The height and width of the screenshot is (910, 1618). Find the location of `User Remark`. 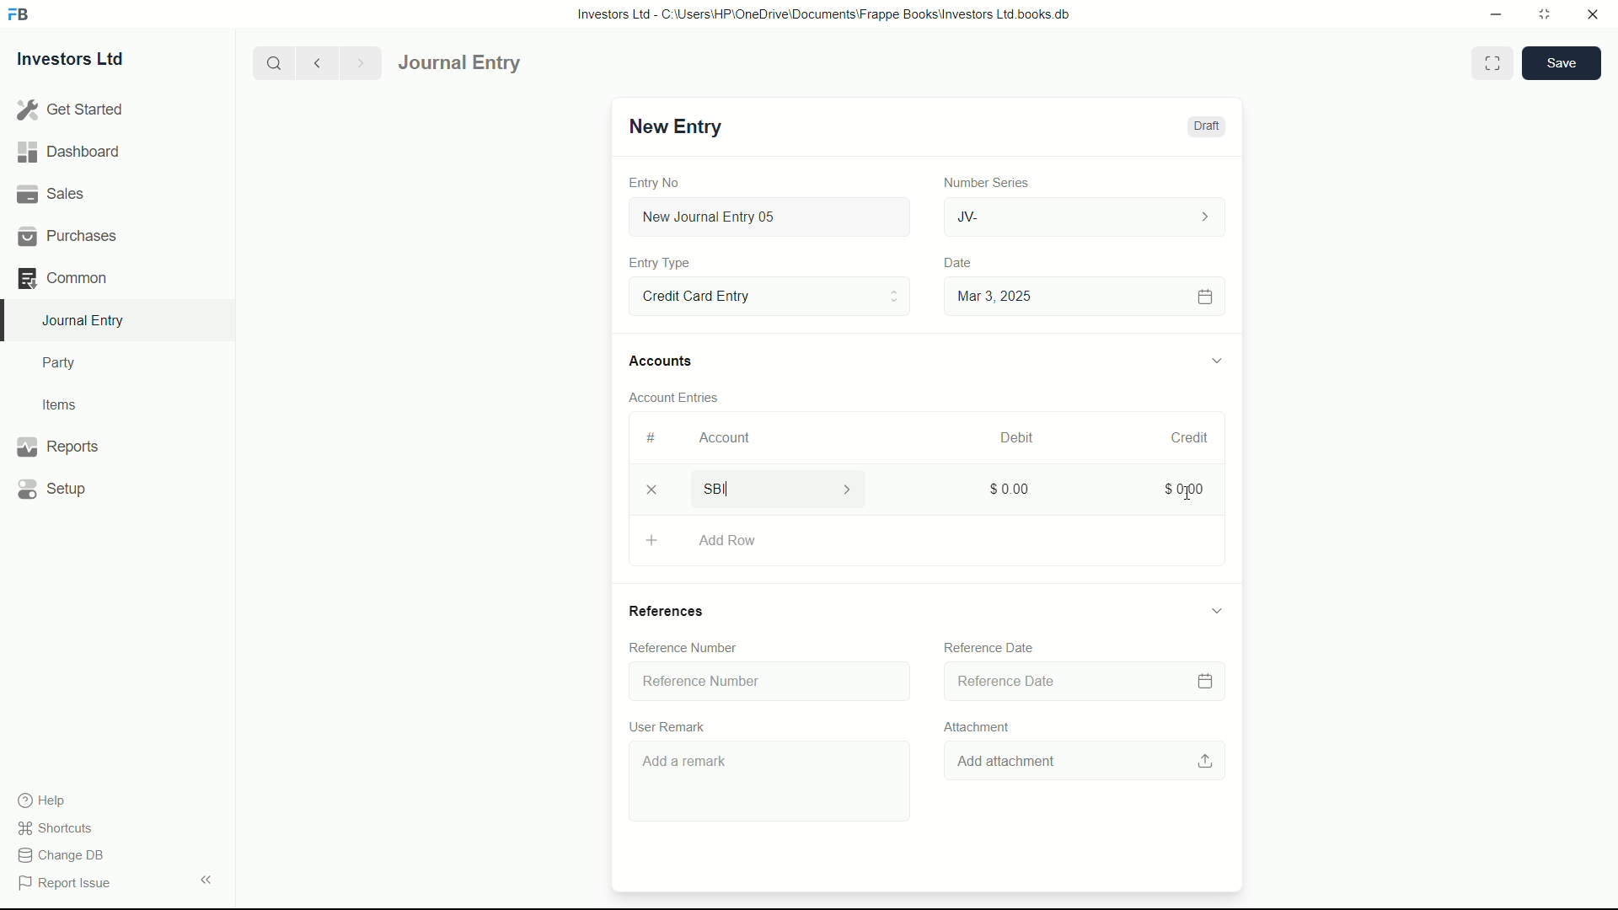

User Remark is located at coordinates (671, 724).